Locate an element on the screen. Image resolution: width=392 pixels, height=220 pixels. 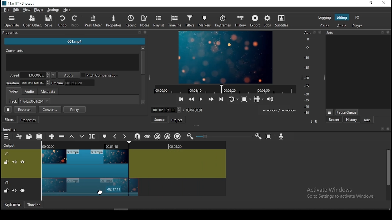
video is located at coordinates (14, 92).